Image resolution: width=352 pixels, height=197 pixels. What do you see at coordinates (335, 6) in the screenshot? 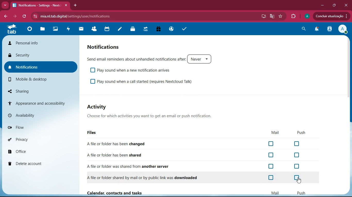
I see `maximize` at bounding box center [335, 6].